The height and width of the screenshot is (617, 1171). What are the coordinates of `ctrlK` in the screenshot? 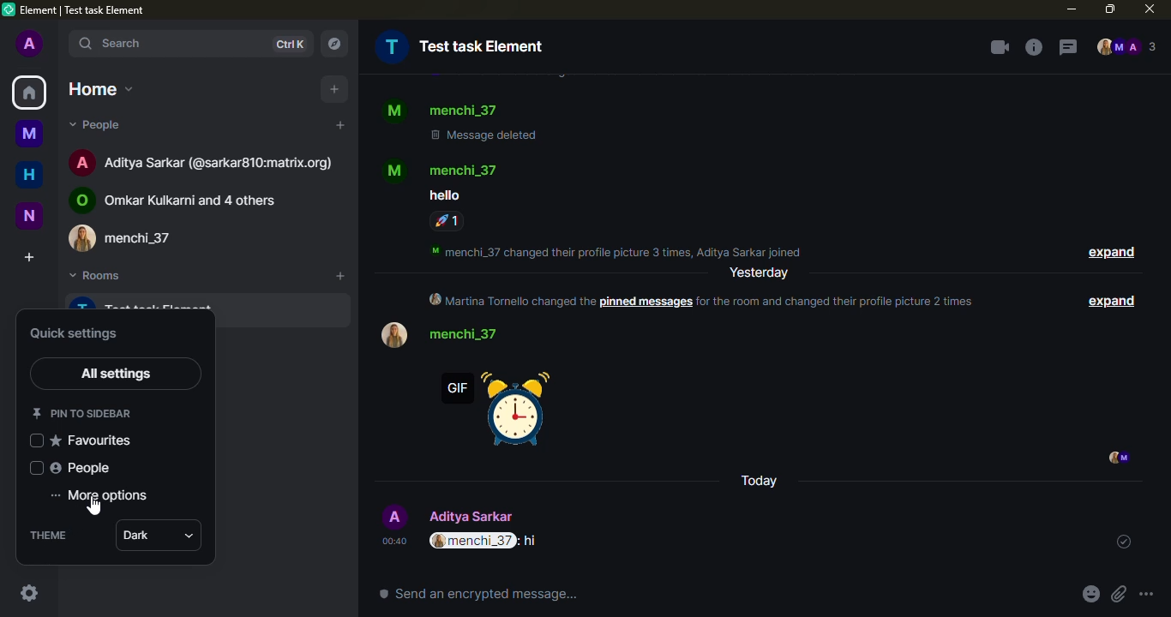 It's located at (287, 45).